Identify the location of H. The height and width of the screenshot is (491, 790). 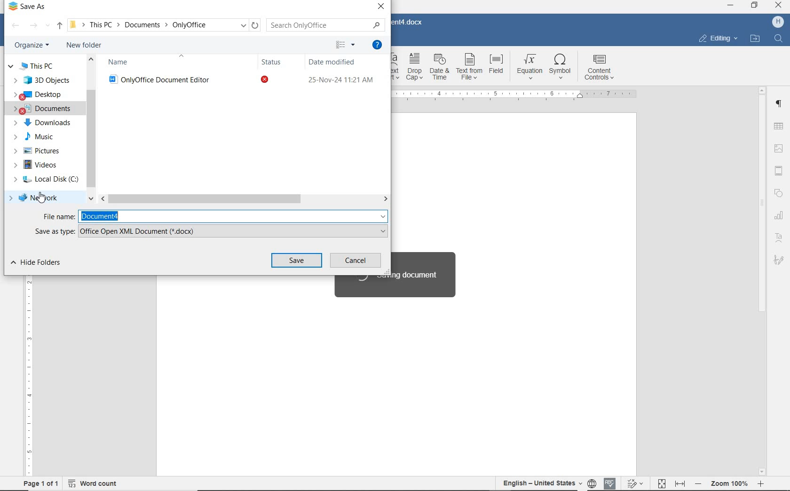
(774, 23).